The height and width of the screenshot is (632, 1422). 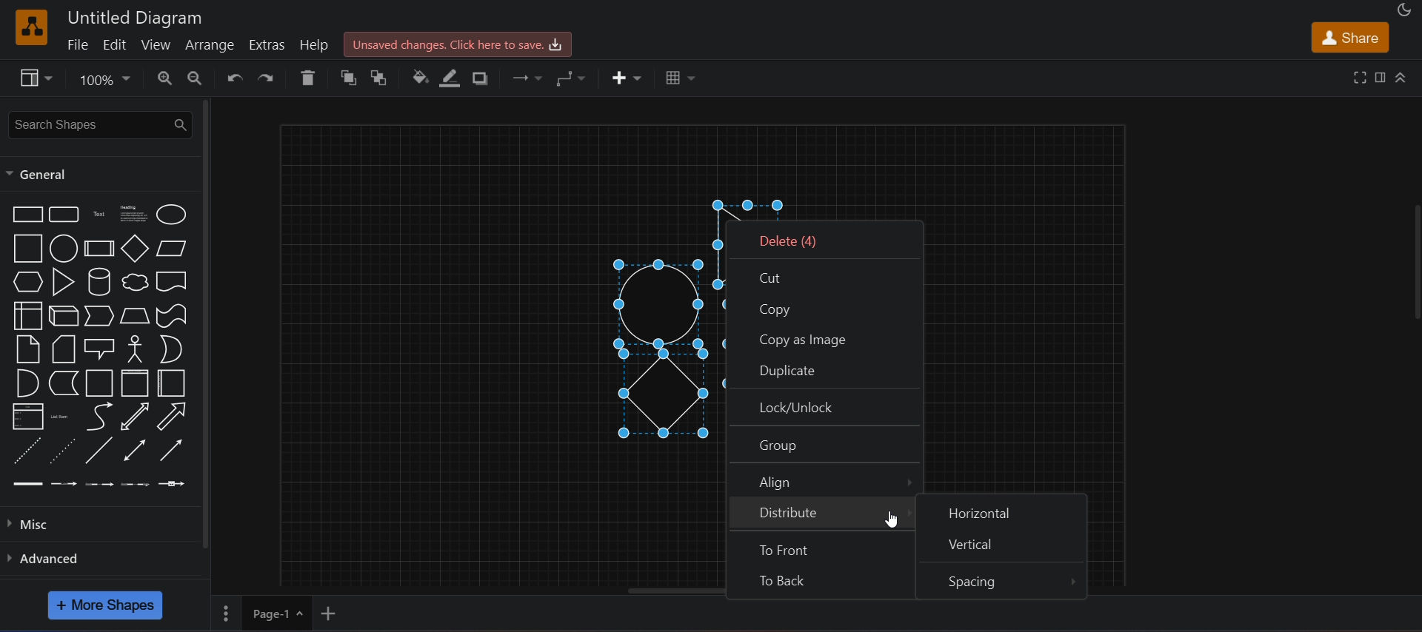 What do you see at coordinates (27, 349) in the screenshot?
I see `notes` at bounding box center [27, 349].